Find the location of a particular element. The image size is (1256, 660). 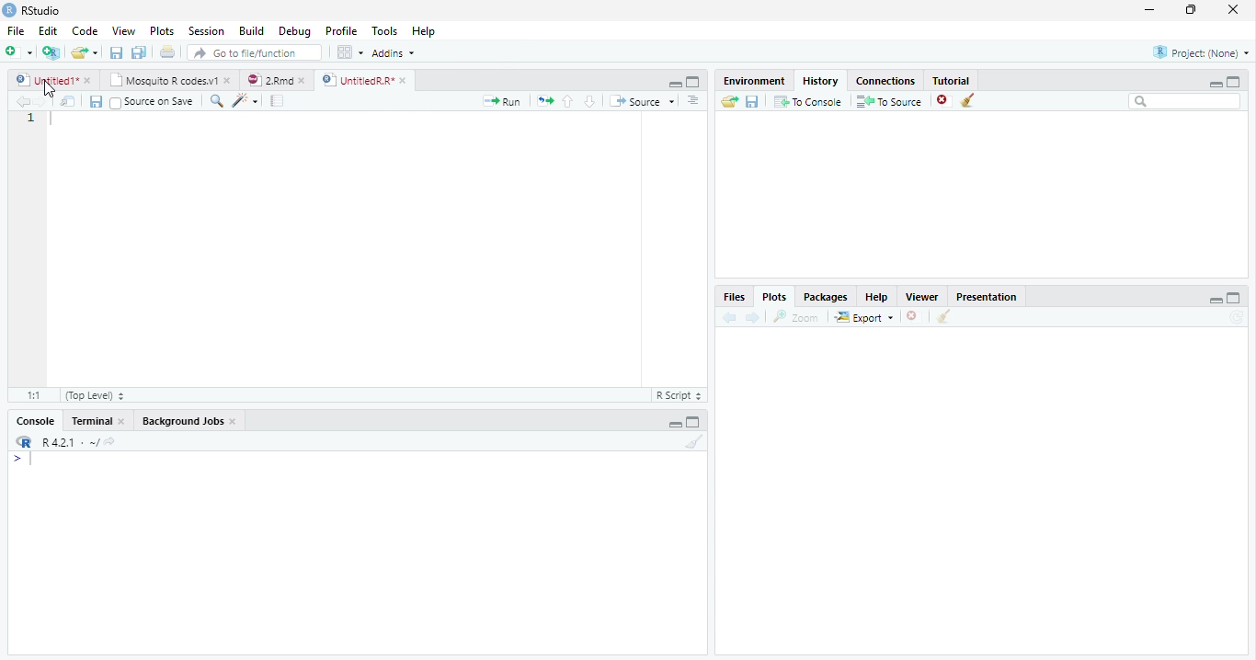

Minimize is located at coordinates (672, 423).